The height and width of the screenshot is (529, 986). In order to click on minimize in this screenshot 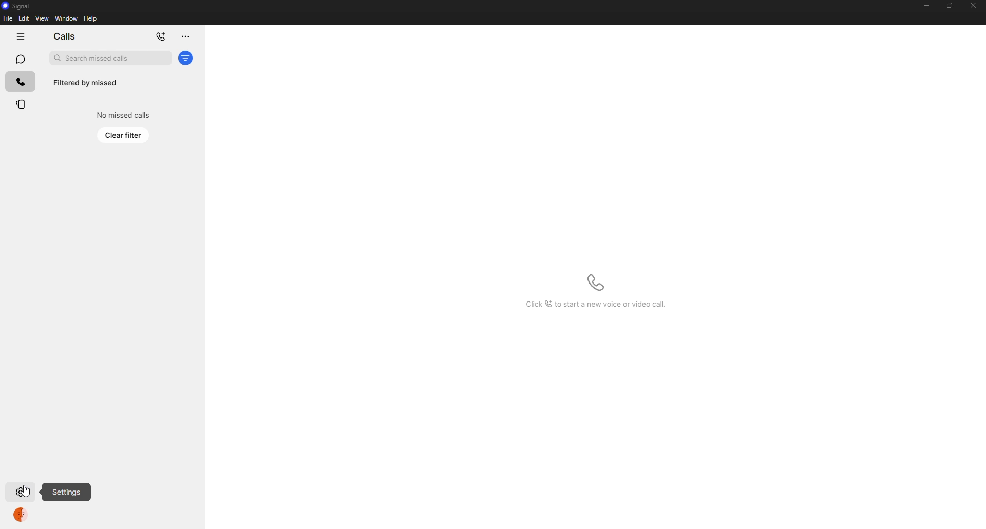, I will do `click(923, 6)`.